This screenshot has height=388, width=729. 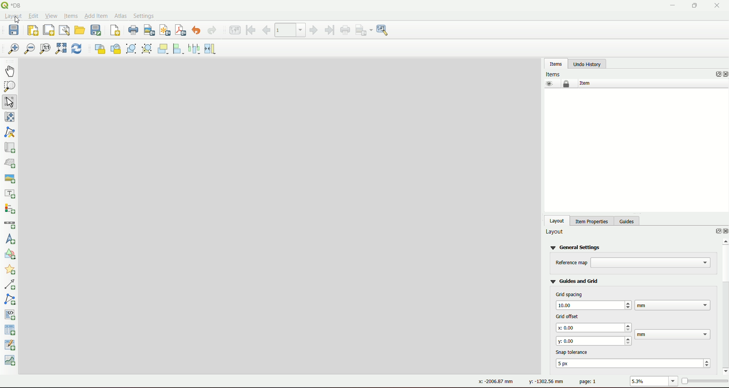 I want to click on refresh view, so click(x=77, y=49).